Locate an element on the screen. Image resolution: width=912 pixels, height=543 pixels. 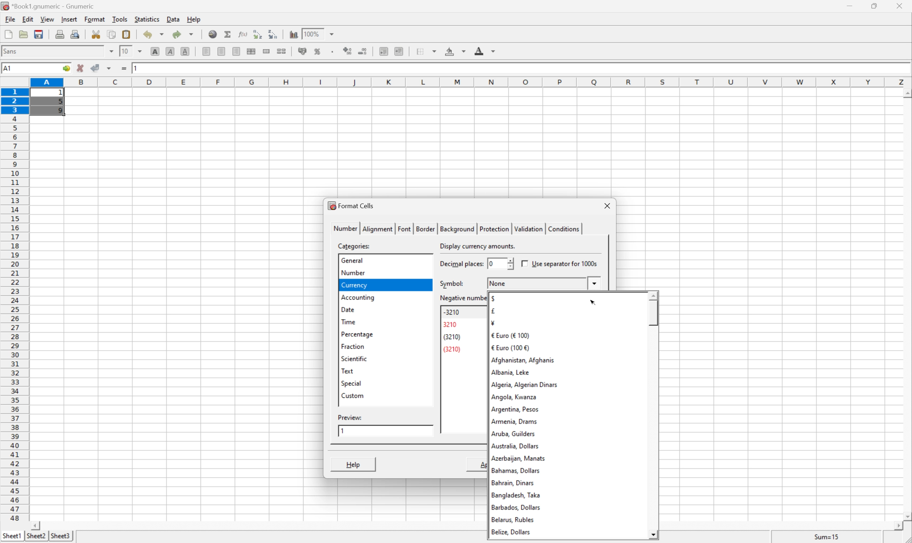
protection is located at coordinates (493, 229).